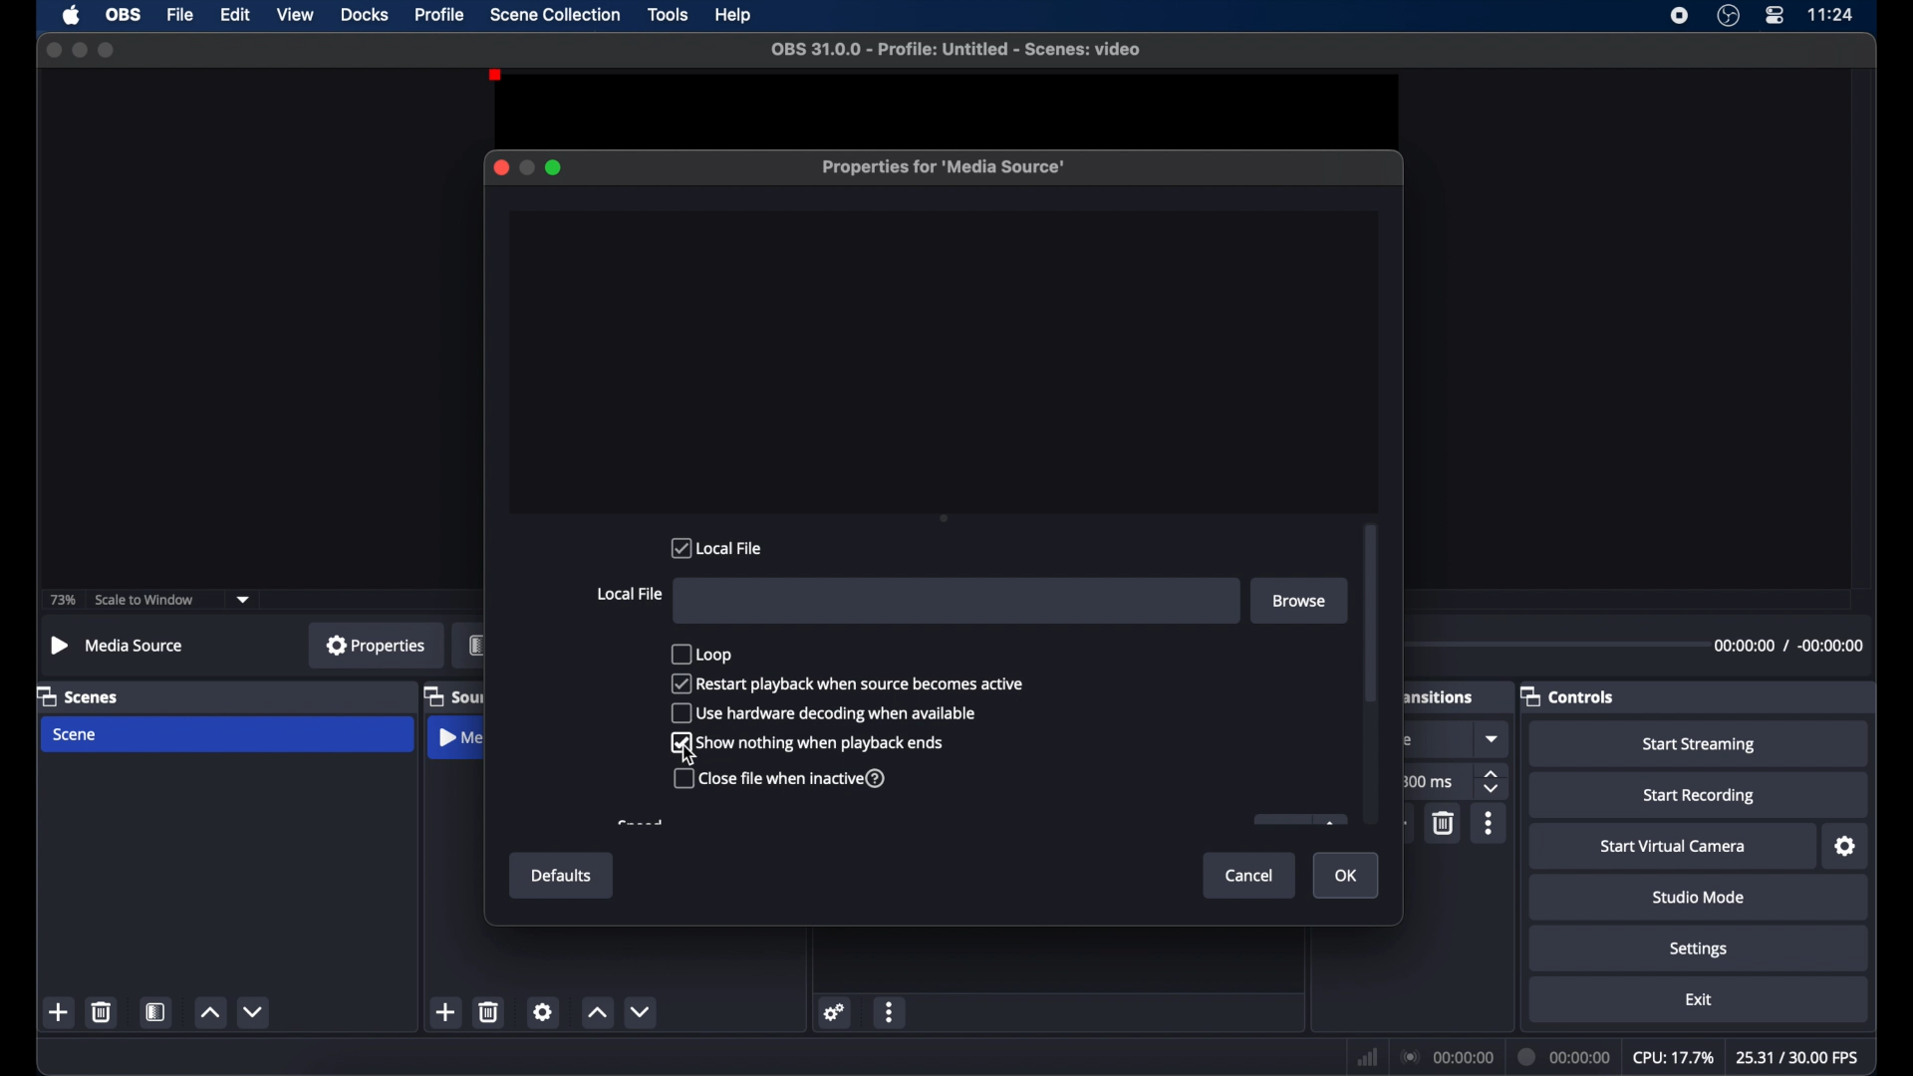 The image size is (1913, 1076). I want to click on timestamp, so click(1789, 645).